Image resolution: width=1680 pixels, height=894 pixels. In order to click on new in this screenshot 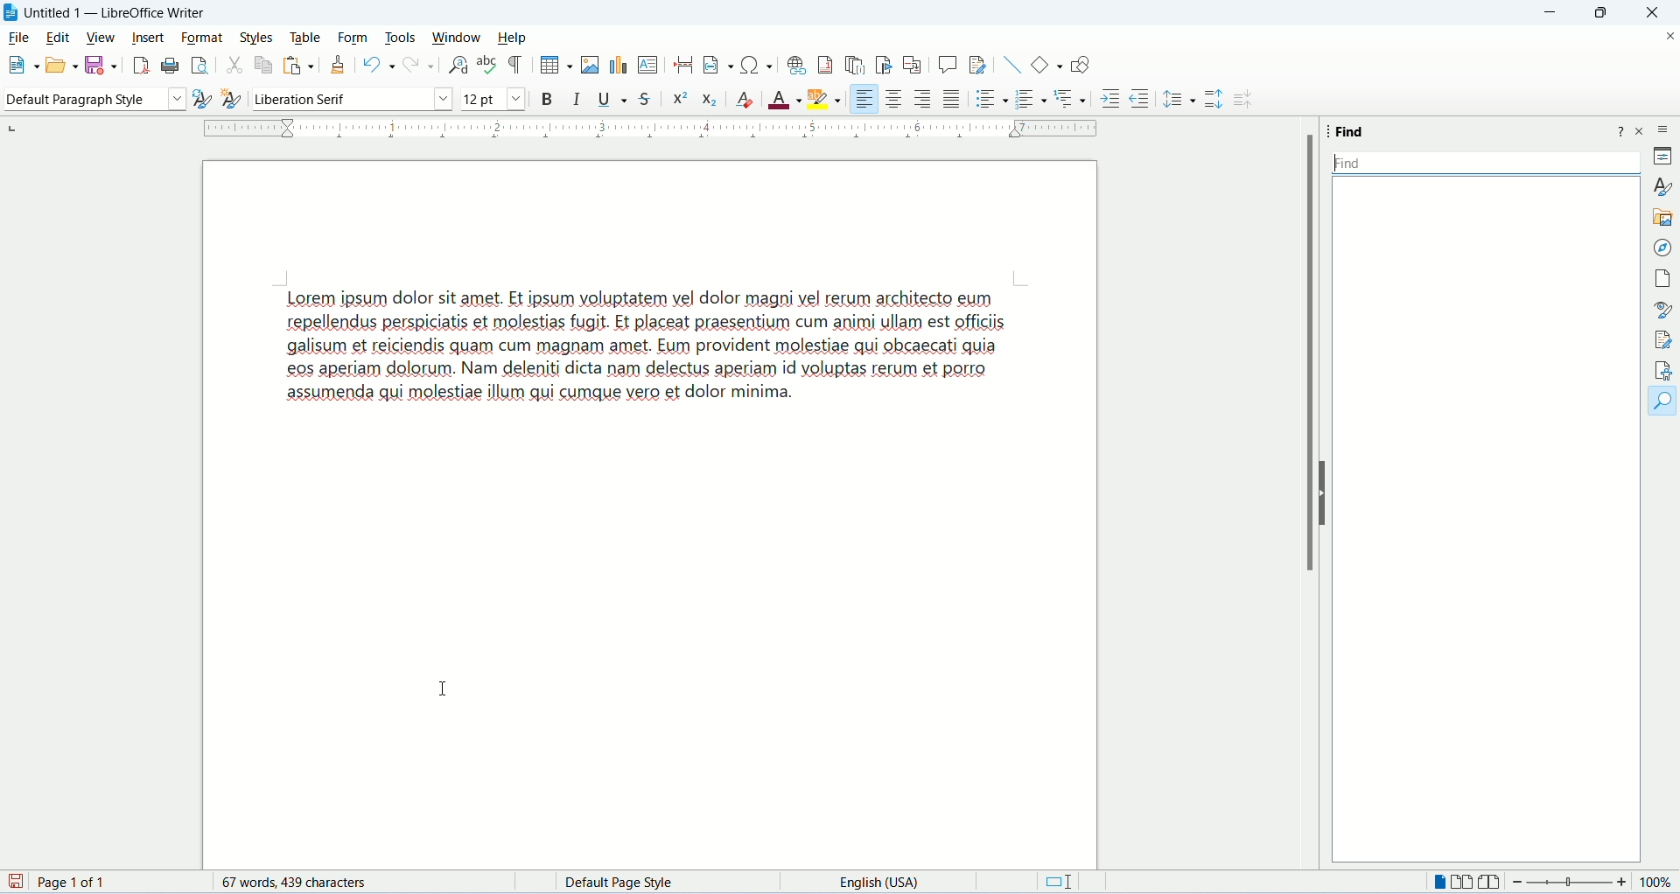, I will do `click(17, 66)`.